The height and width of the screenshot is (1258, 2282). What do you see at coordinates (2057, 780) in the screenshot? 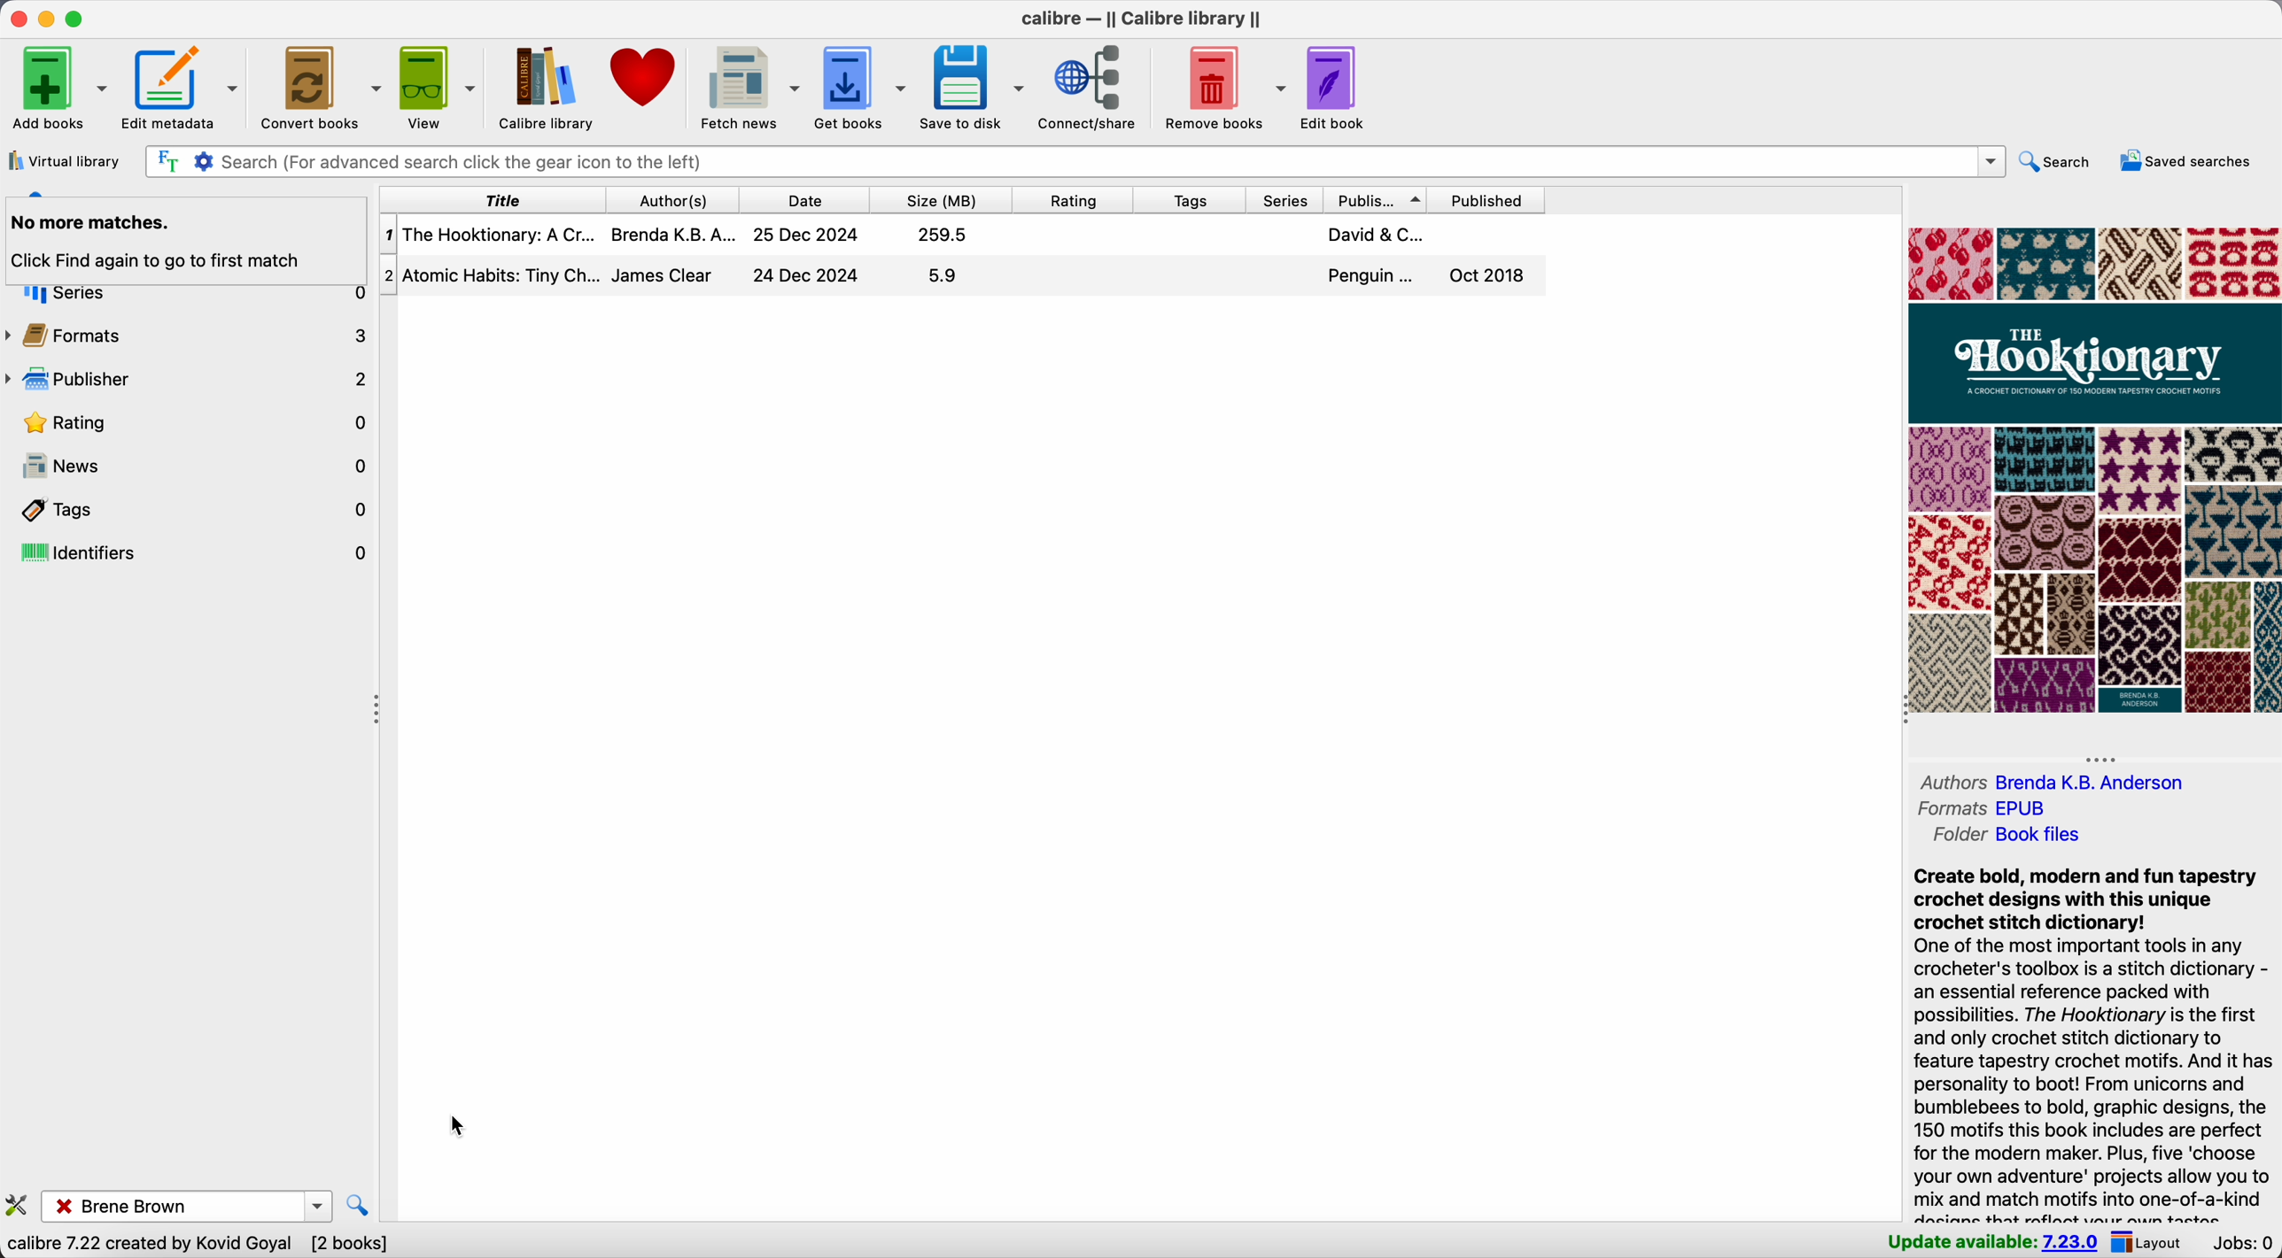
I see `authors` at bounding box center [2057, 780].